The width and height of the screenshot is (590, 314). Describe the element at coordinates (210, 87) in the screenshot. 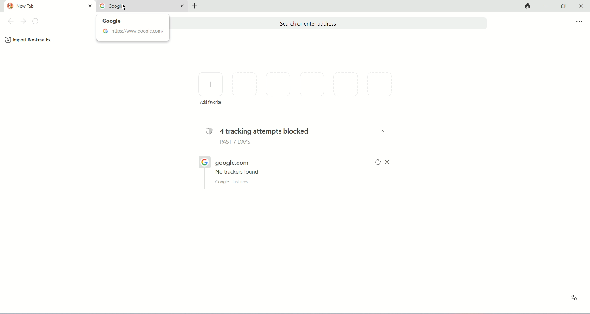

I see `add favorite` at that location.